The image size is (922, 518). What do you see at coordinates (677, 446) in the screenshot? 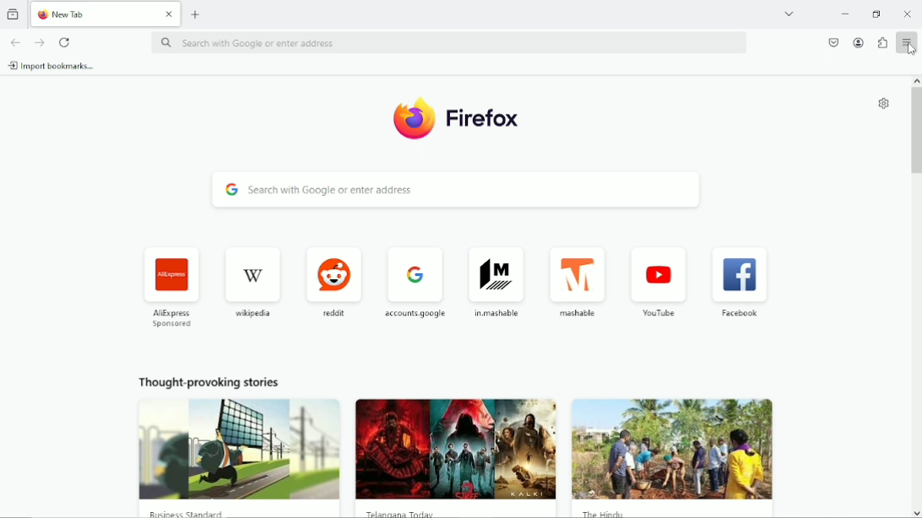
I see `Thought provoking stories` at bounding box center [677, 446].